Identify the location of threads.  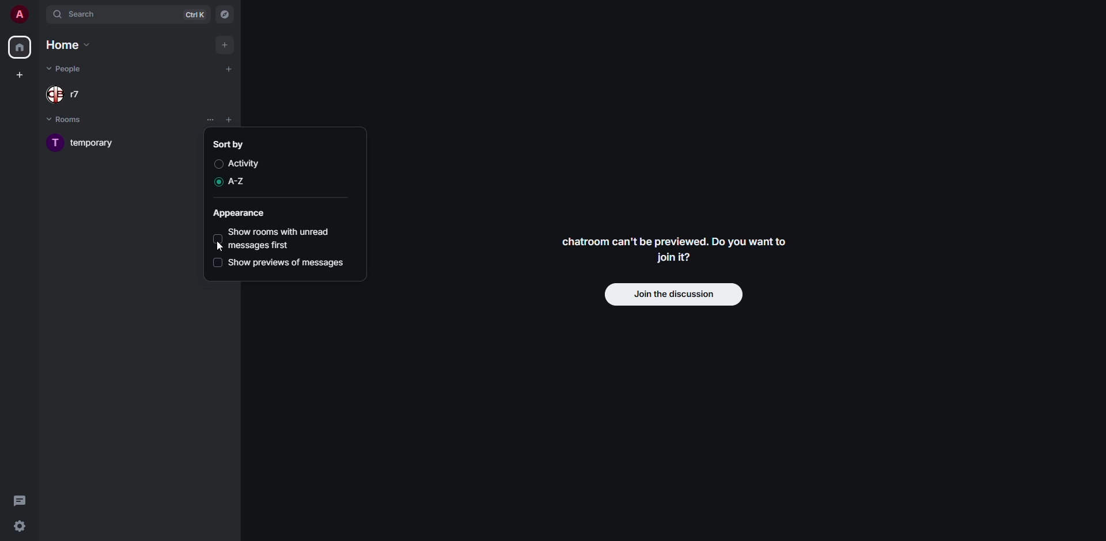
(22, 501).